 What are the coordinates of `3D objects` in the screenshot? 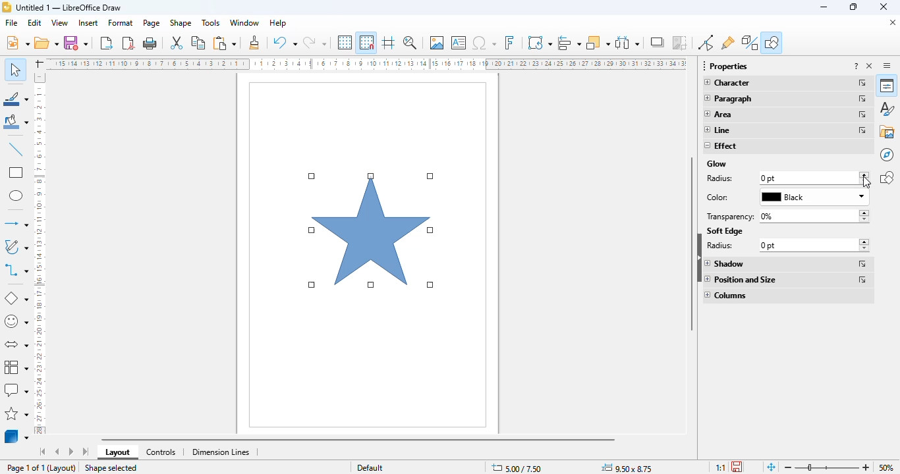 It's located at (16, 436).